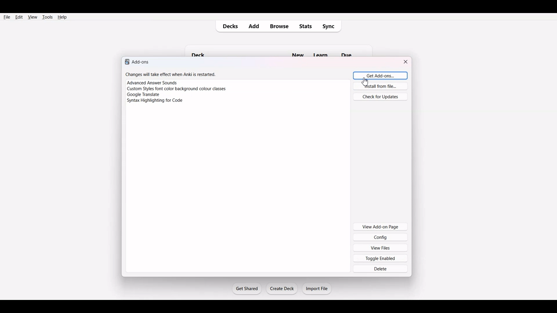 The image size is (557, 313). I want to click on Check for Updates, so click(380, 96).